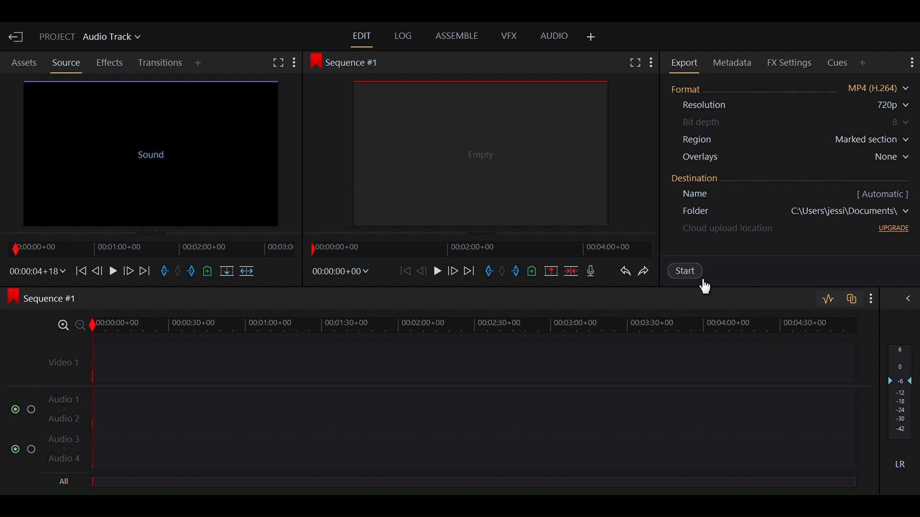 This screenshot has width=920, height=517. I want to click on Nudge one frame back, so click(424, 270).